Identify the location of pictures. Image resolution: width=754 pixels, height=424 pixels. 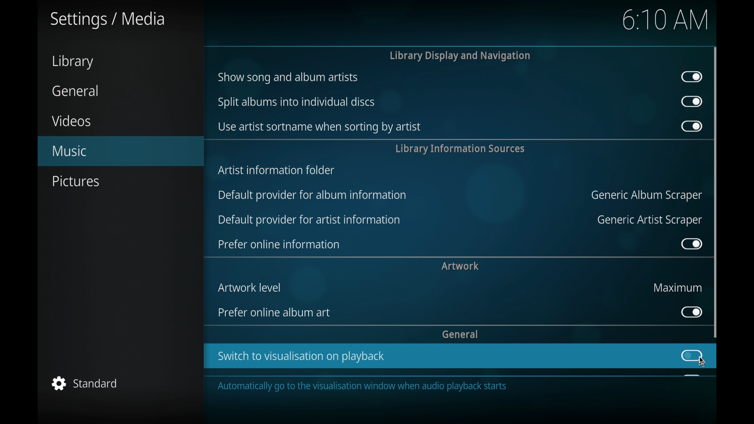
(75, 181).